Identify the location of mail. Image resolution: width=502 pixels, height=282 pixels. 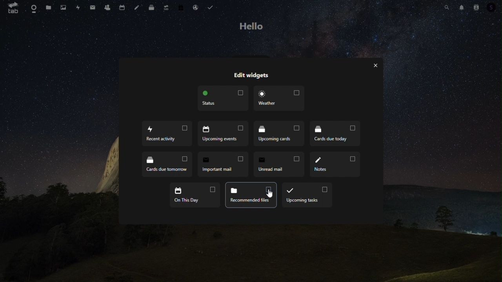
(93, 7).